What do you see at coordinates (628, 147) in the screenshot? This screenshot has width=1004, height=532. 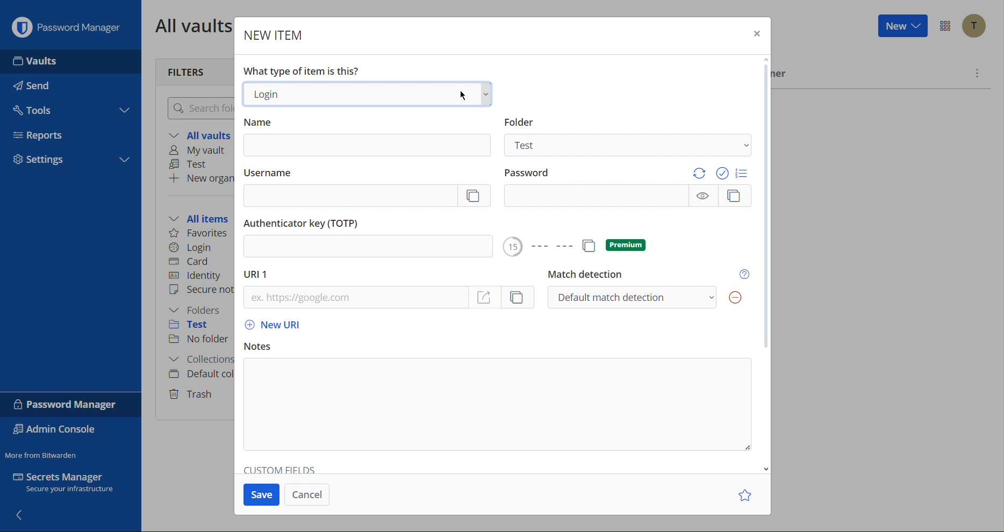 I see `Test` at bounding box center [628, 147].